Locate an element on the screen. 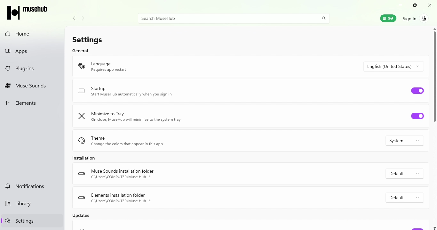  Muse sounds is located at coordinates (28, 86).